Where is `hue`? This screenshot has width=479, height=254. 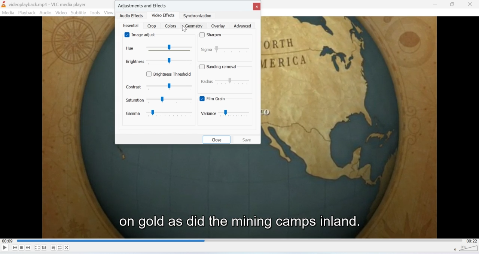
hue is located at coordinates (160, 48).